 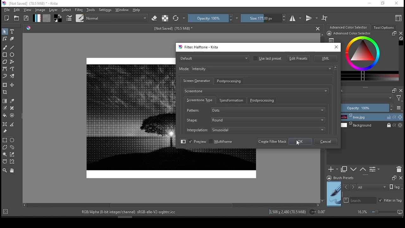 What do you see at coordinates (79, 9) in the screenshot?
I see `filter` at bounding box center [79, 9].